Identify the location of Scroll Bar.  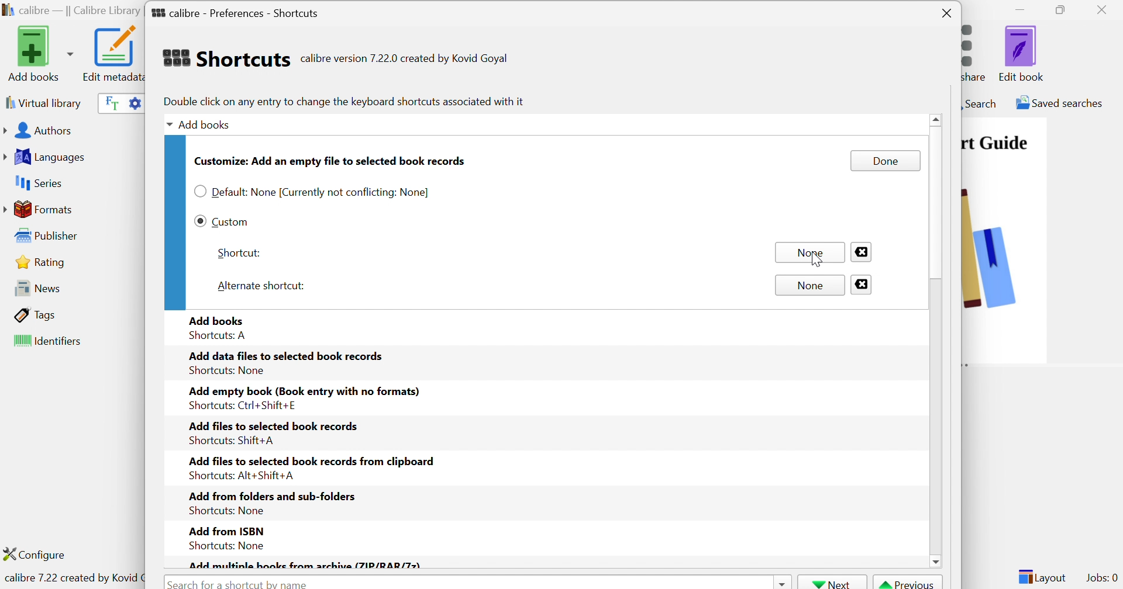
(936, 220).